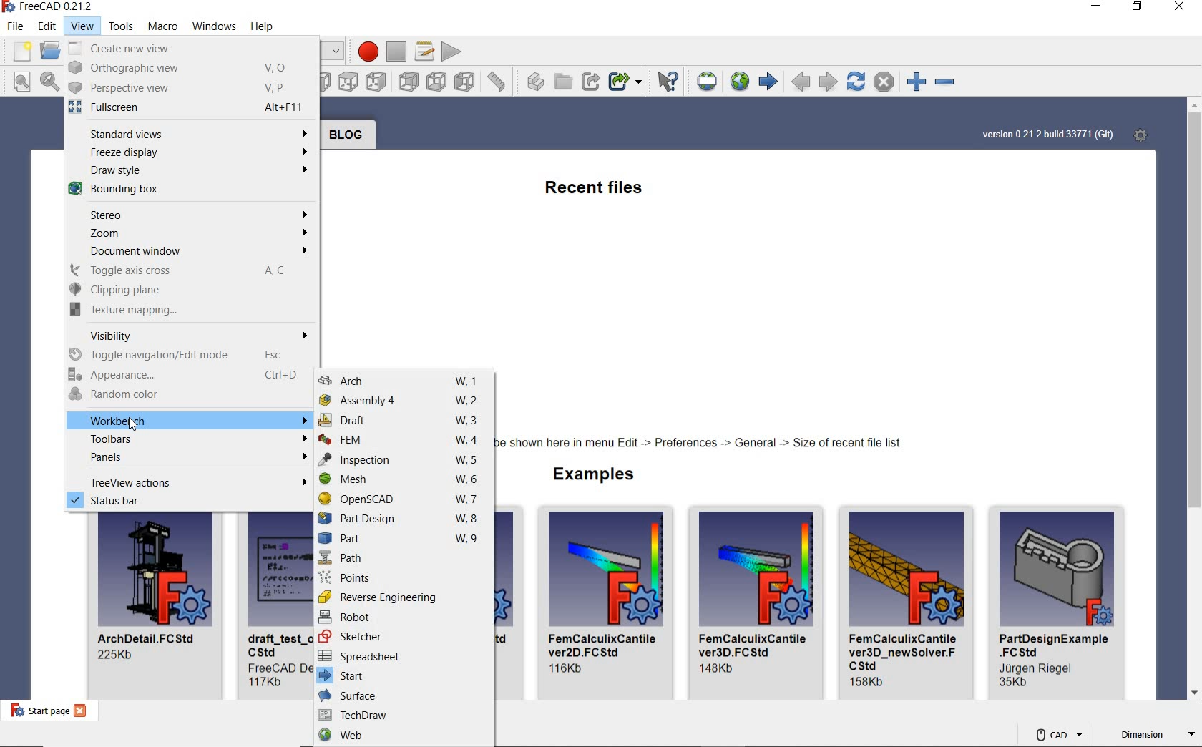  Describe the element at coordinates (424, 52) in the screenshot. I see `macros` at that location.